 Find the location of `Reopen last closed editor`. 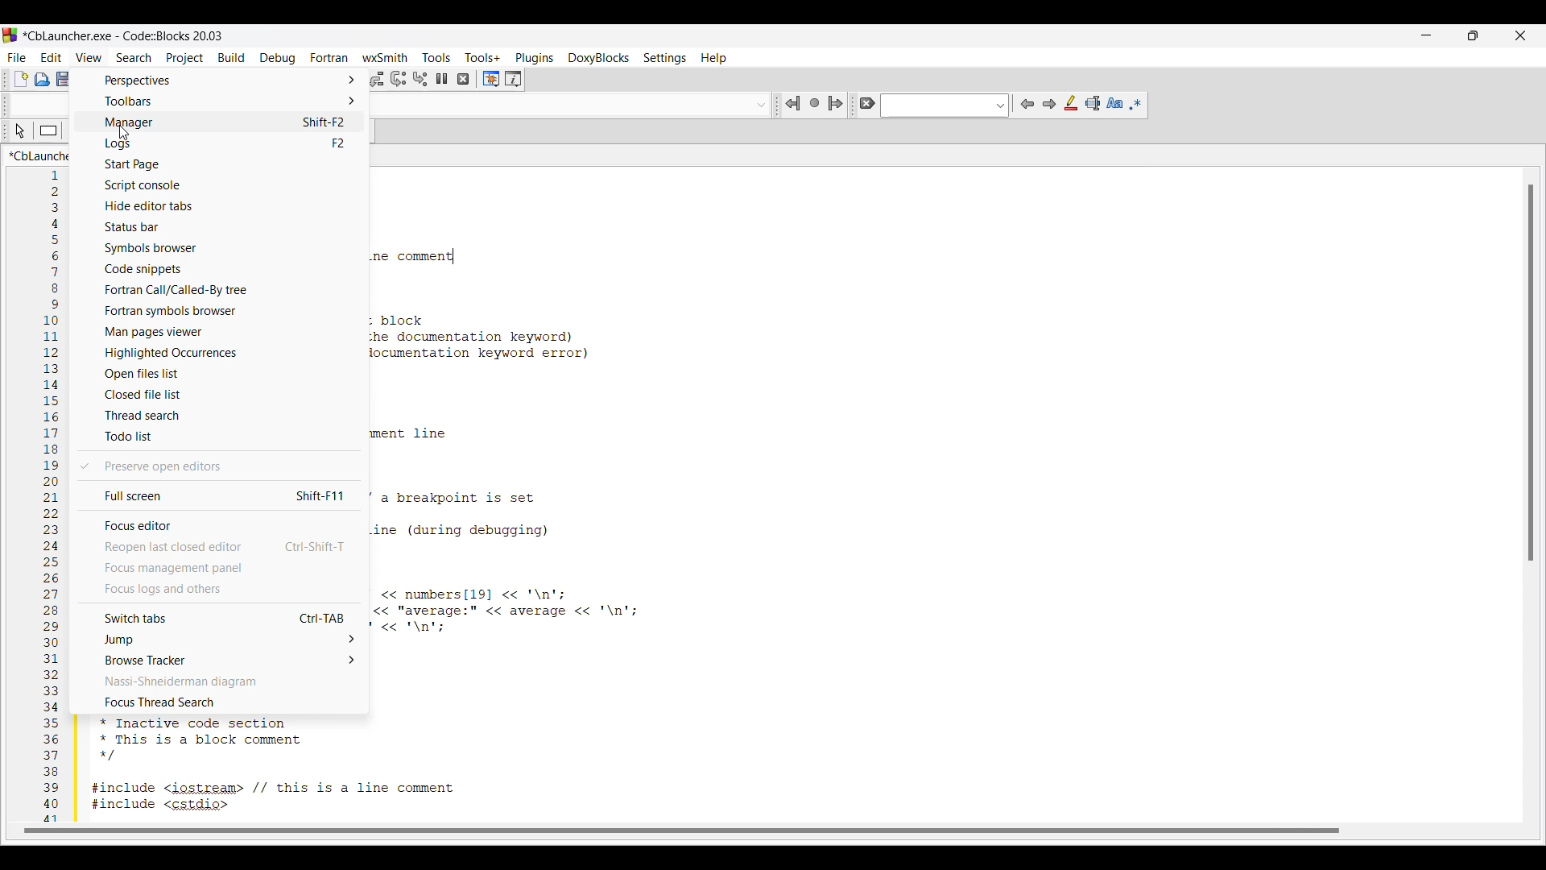

Reopen last closed editor is located at coordinates (219, 546).